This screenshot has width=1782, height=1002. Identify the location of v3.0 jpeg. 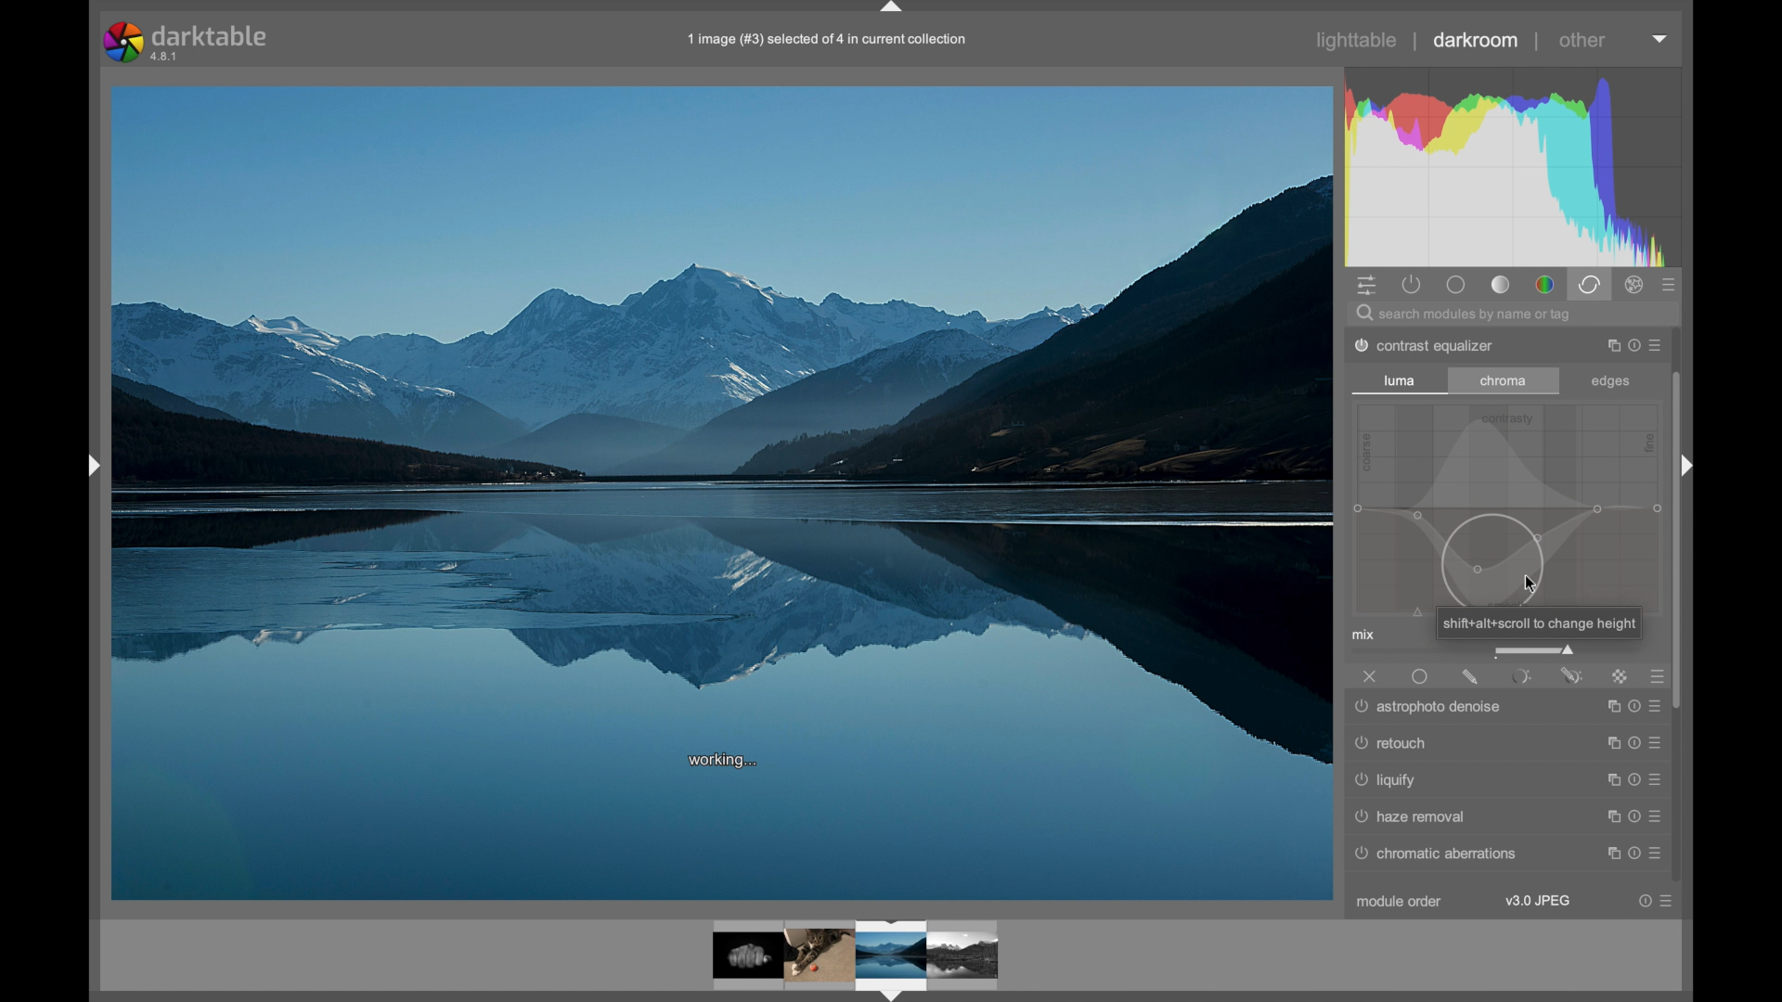
(1538, 901).